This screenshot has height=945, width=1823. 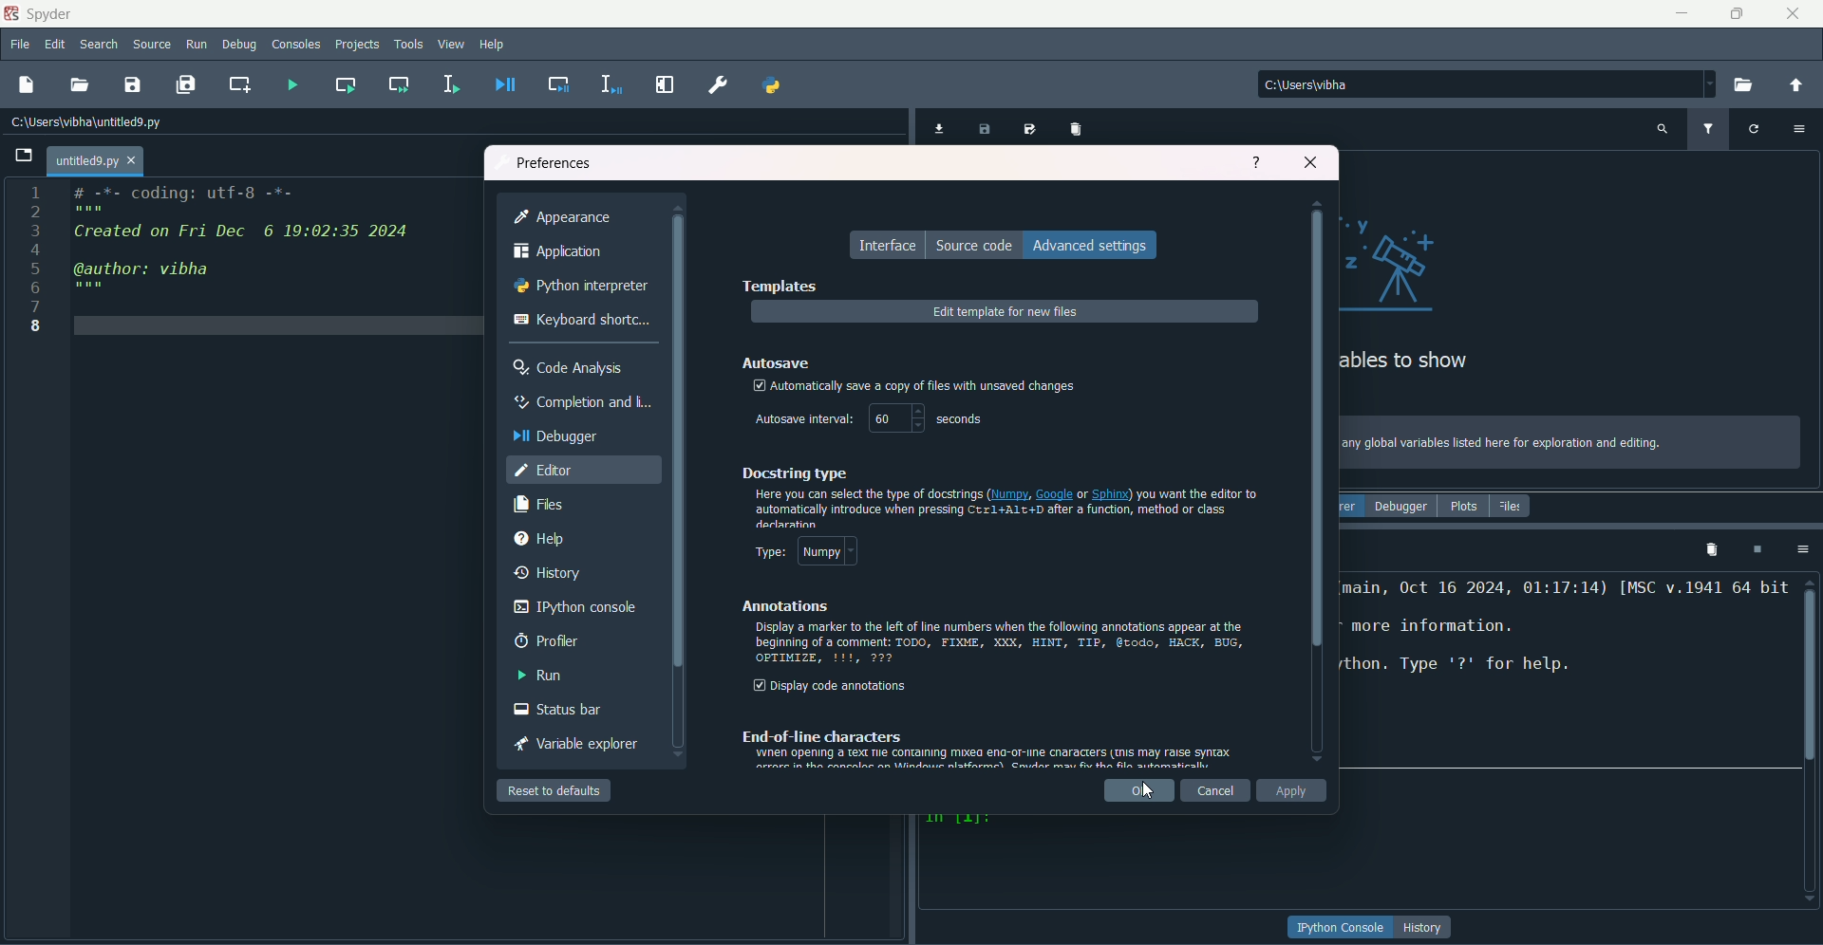 I want to click on save data as, so click(x=1032, y=130).